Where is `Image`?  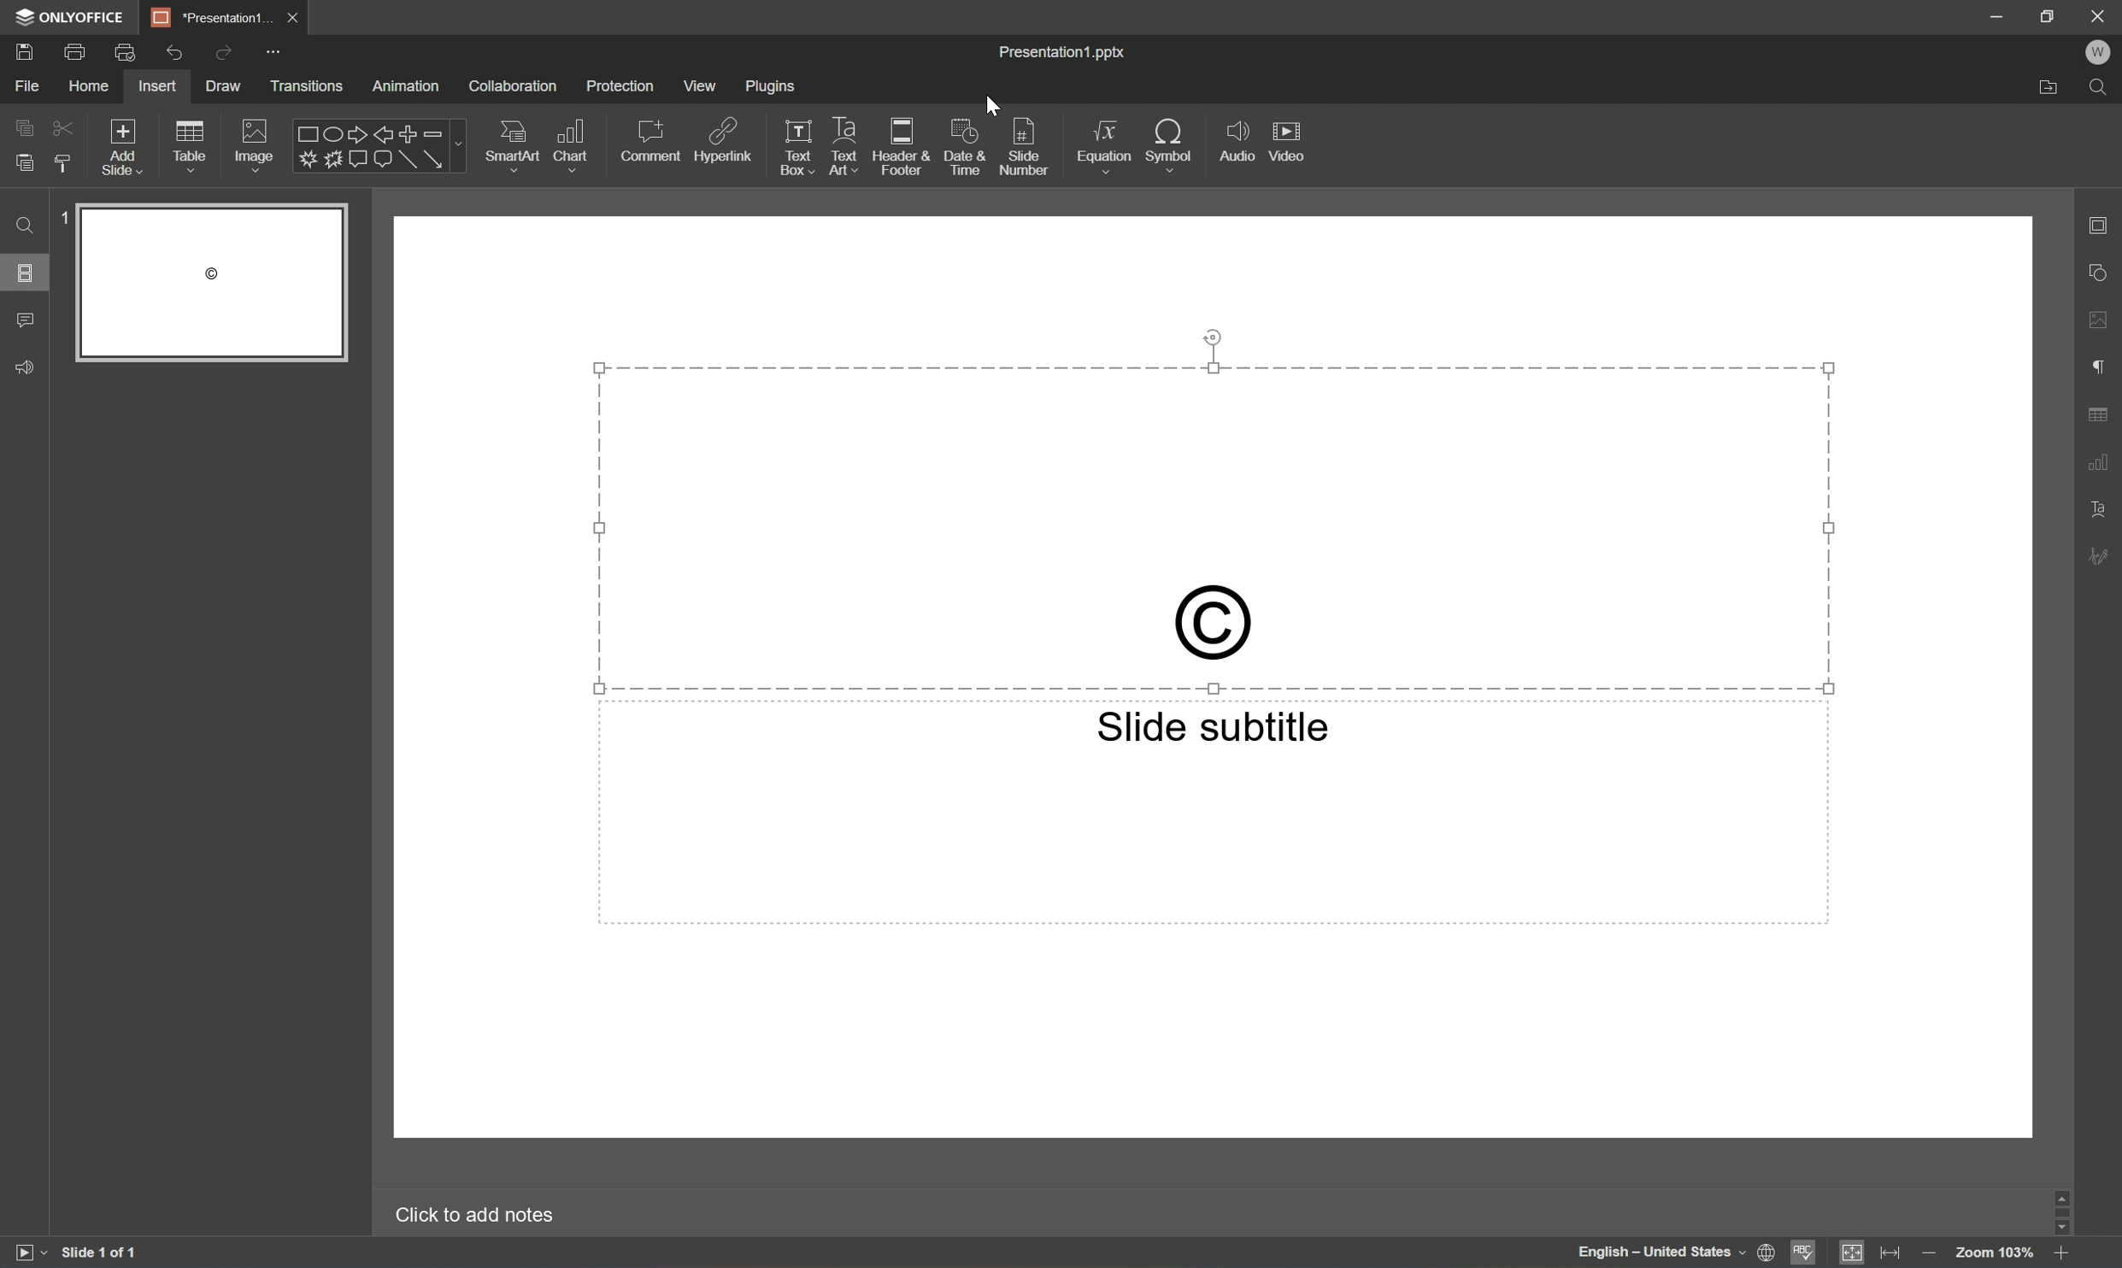
Image is located at coordinates (254, 144).